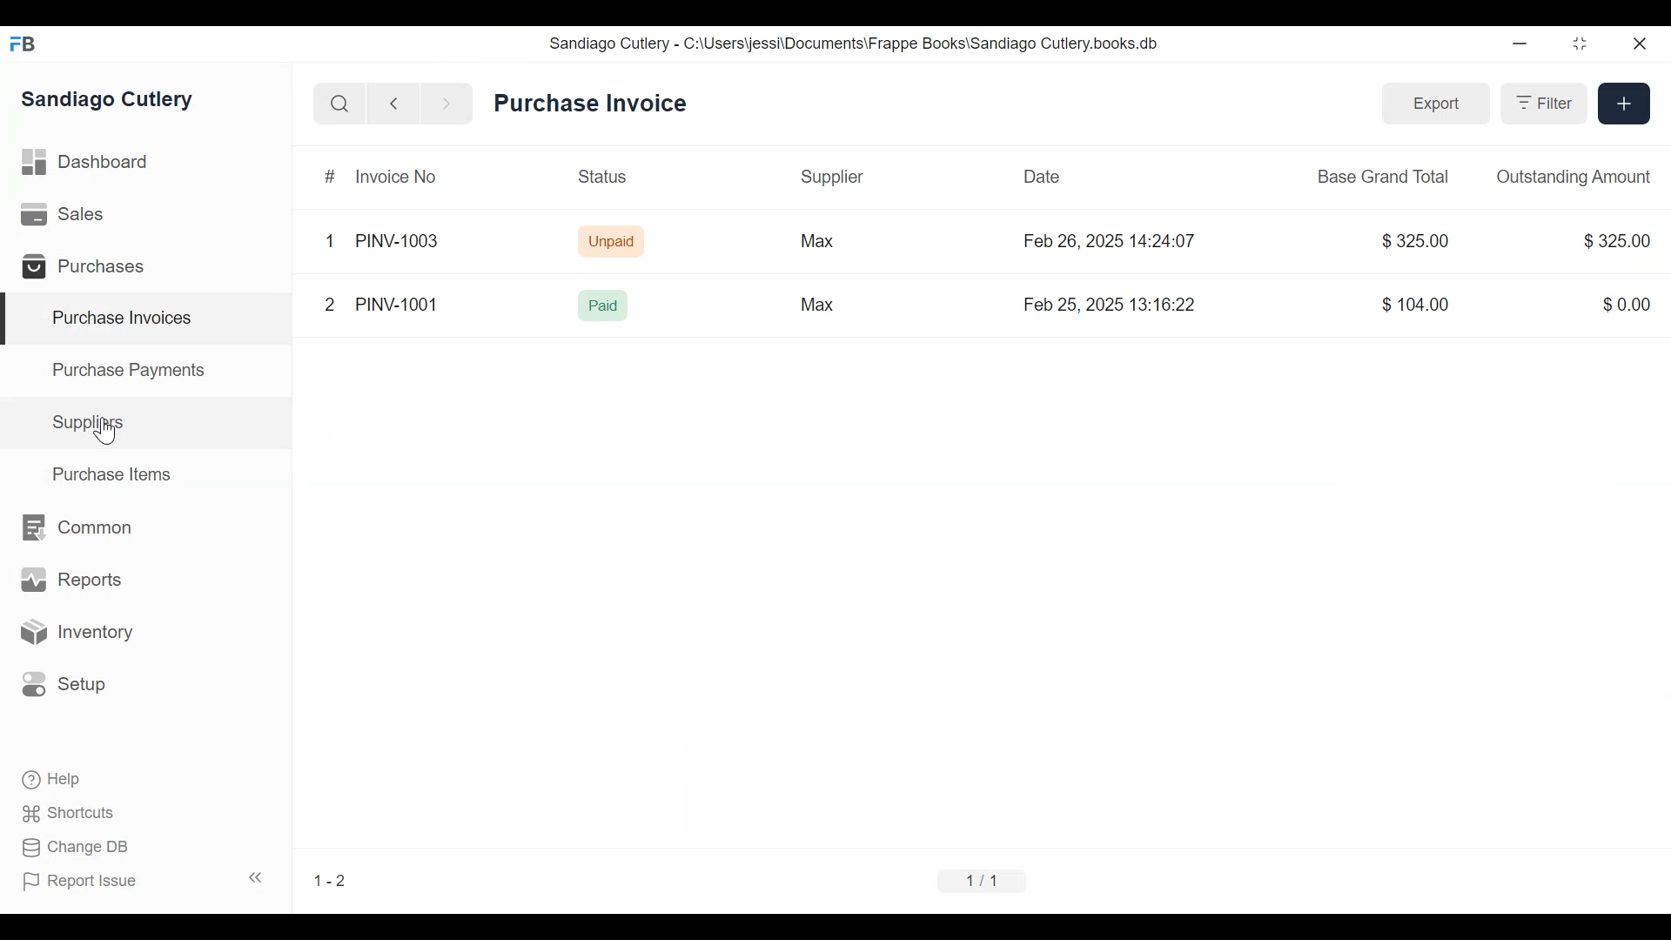  I want to click on minimize, so click(1521, 44).